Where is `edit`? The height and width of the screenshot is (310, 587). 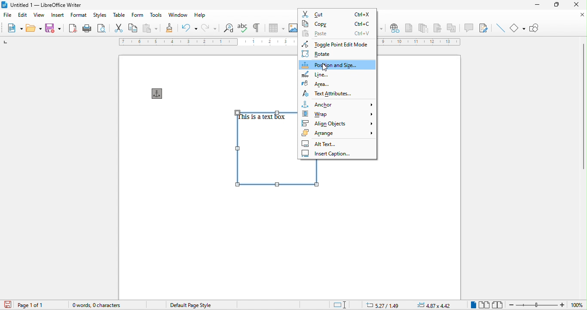 edit is located at coordinates (24, 15).